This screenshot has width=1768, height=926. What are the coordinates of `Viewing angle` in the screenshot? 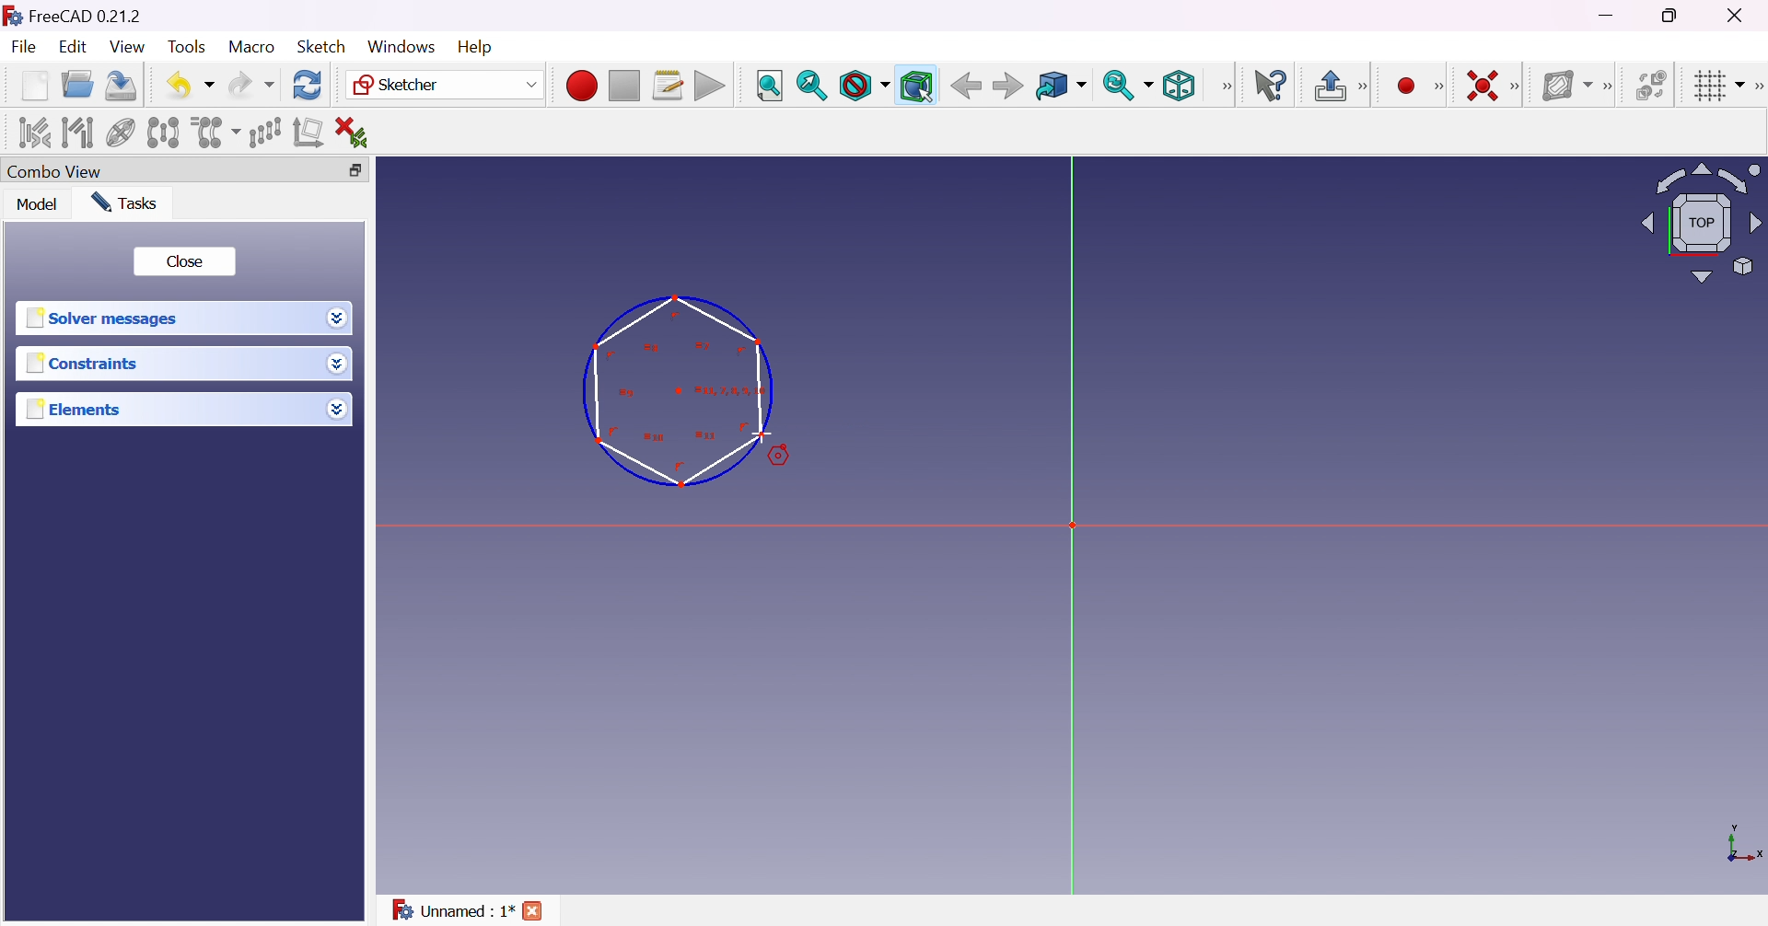 It's located at (1700, 221).